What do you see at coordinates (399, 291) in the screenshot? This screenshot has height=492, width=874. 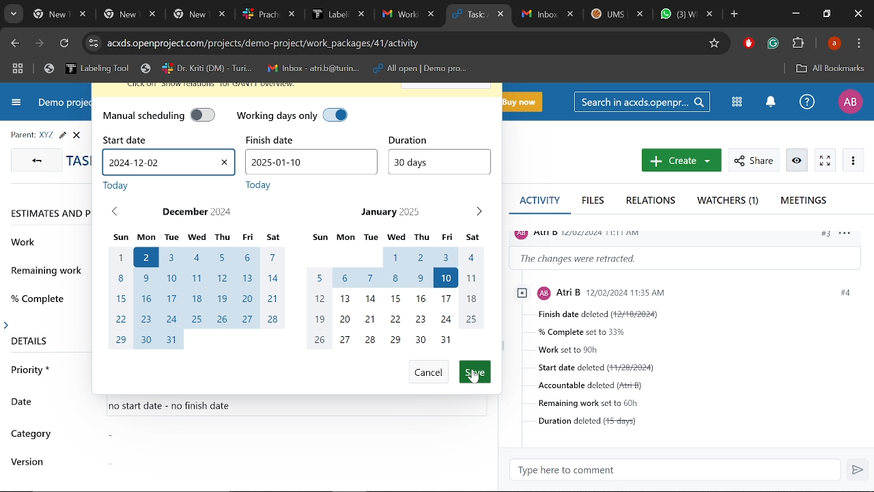 I see `Month of January` at bounding box center [399, 291].